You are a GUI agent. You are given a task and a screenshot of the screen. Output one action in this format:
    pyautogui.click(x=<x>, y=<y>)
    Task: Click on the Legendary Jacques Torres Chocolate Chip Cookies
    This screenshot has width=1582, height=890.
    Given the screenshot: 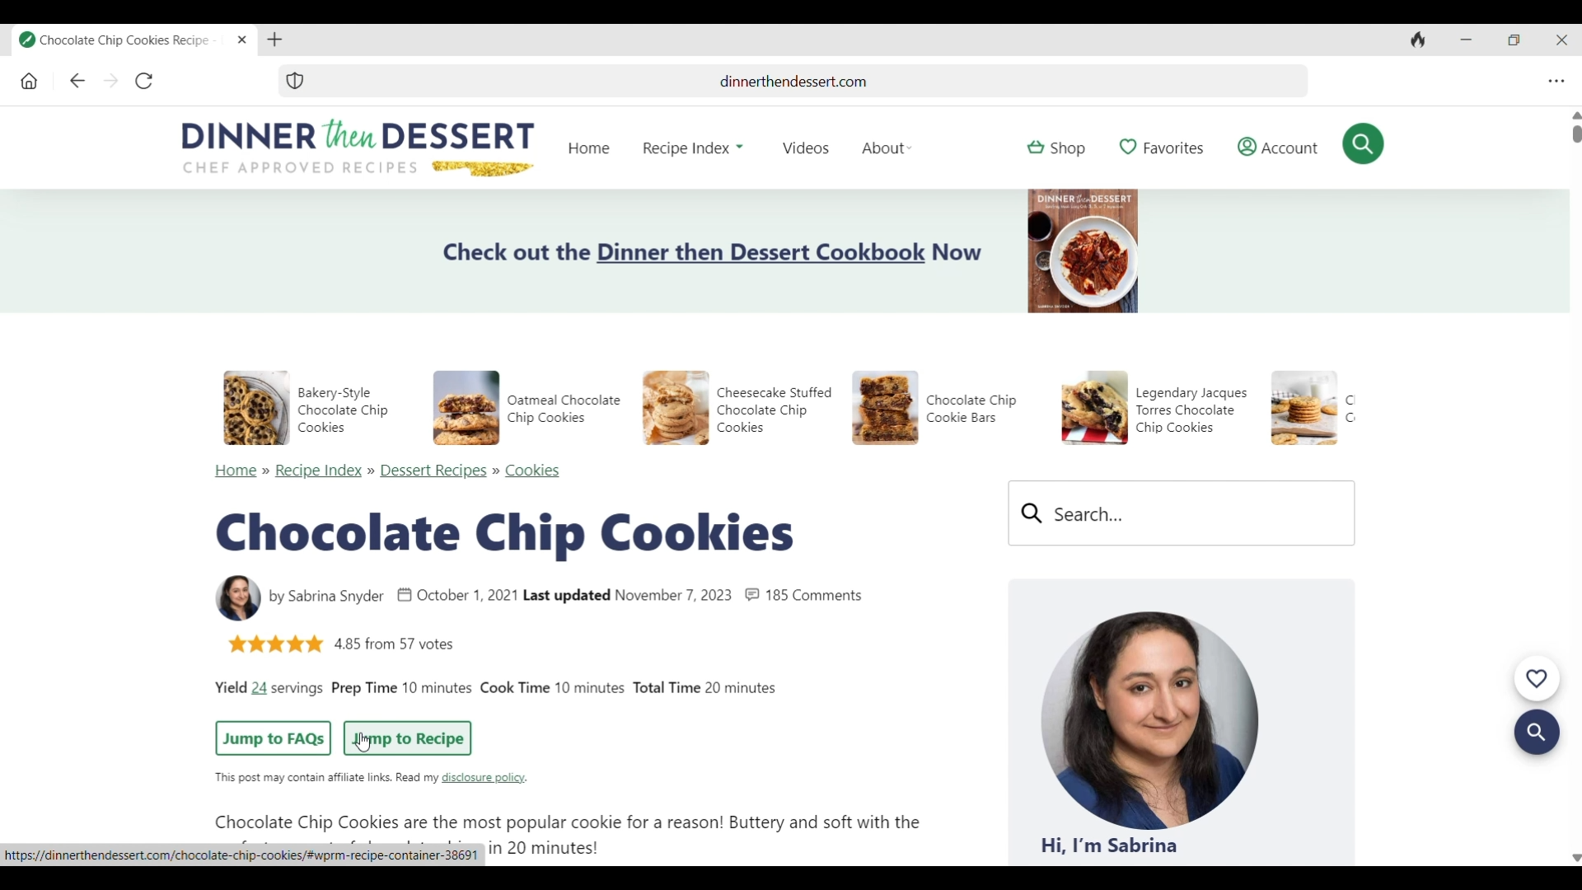 What is the action you would take?
    pyautogui.click(x=1191, y=410)
    